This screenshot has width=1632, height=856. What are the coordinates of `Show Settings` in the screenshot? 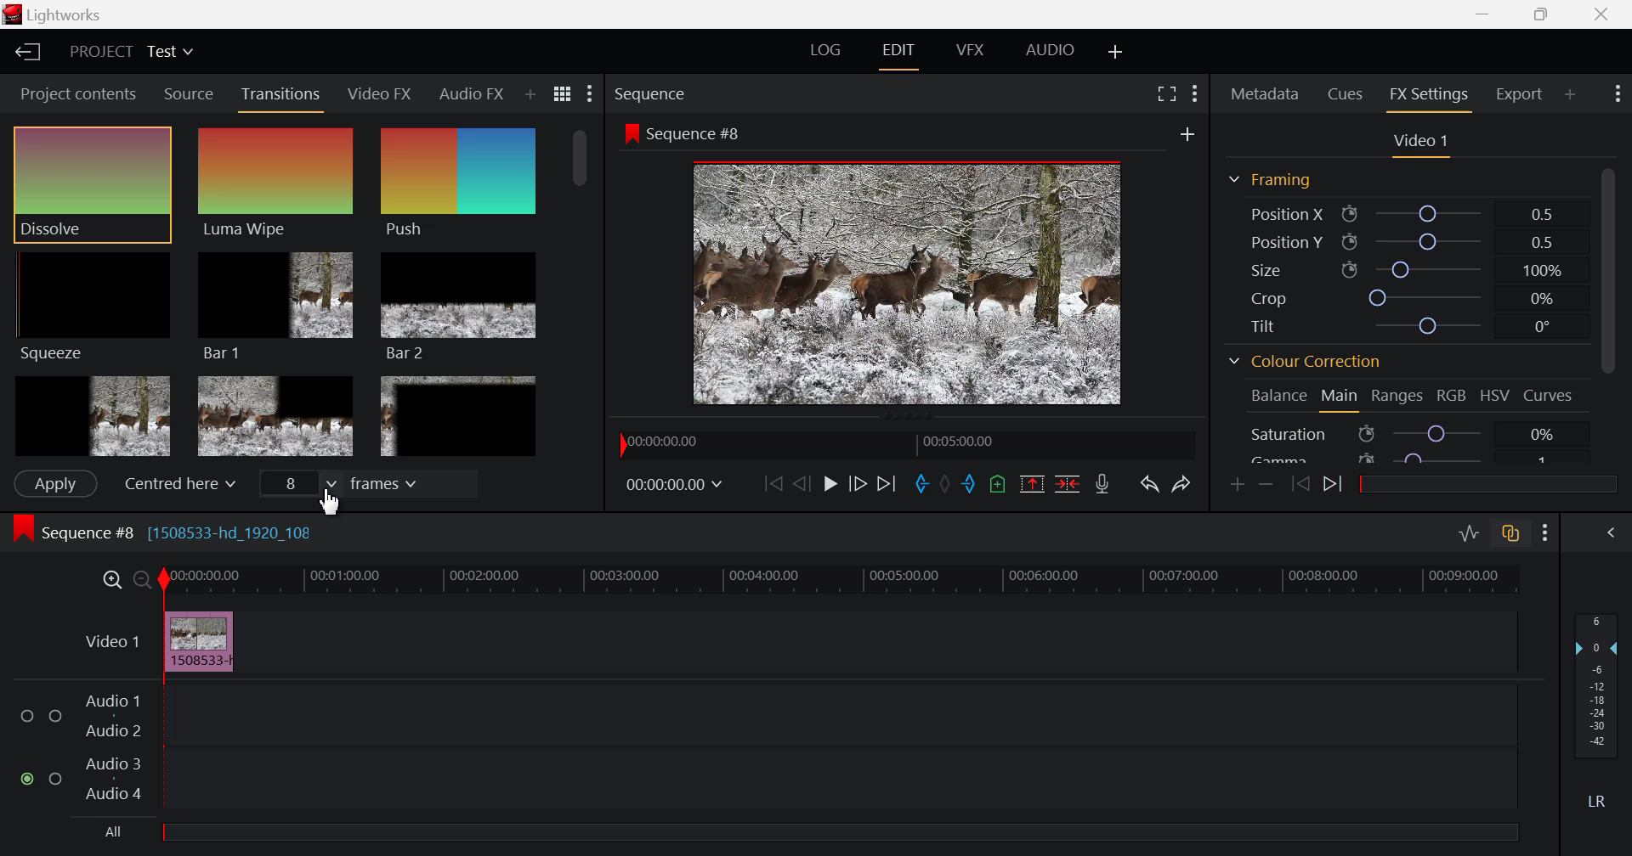 It's located at (587, 96).